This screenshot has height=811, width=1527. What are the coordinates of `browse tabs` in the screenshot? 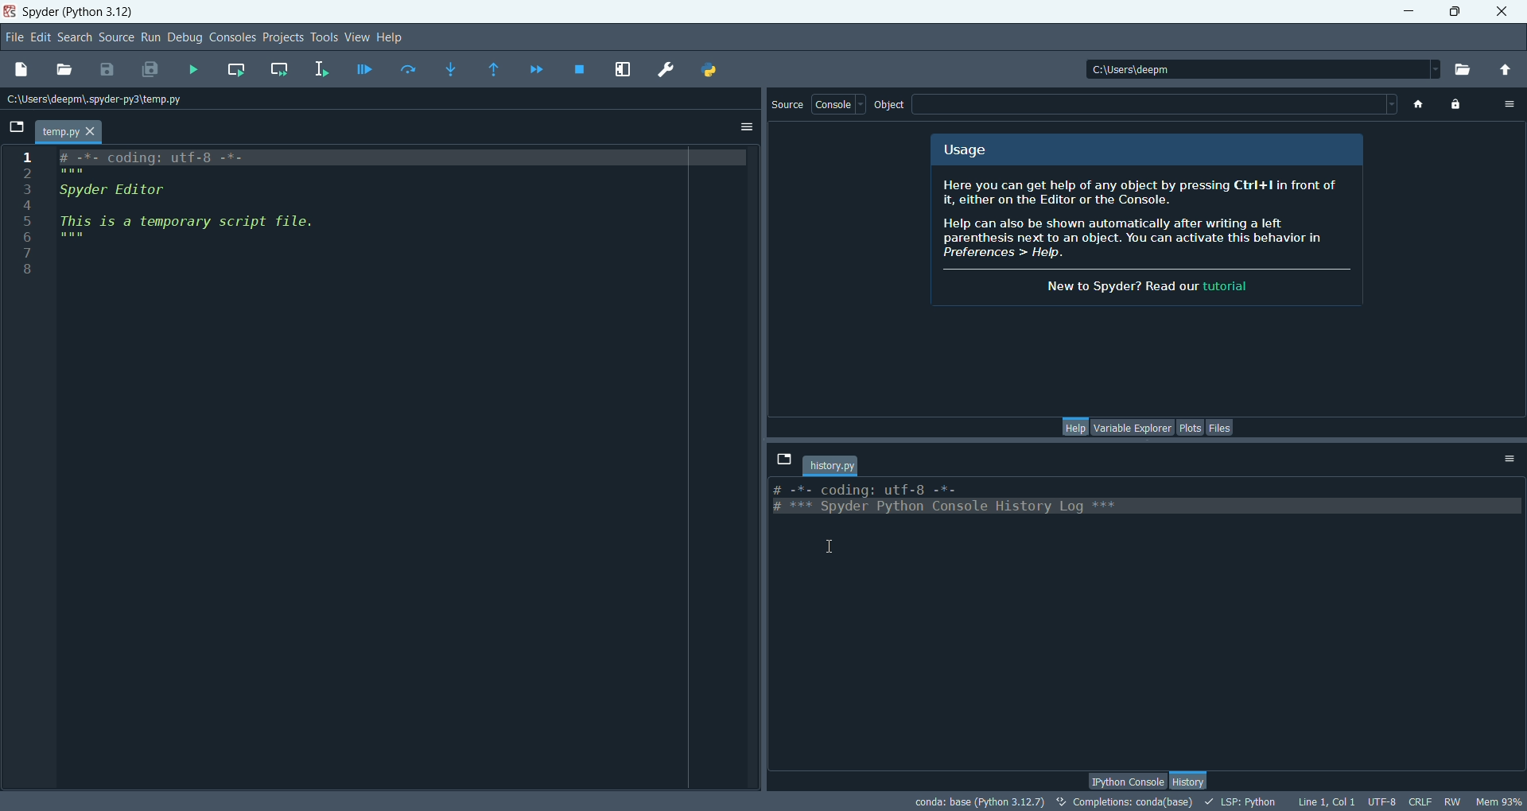 It's located at (16, 130).